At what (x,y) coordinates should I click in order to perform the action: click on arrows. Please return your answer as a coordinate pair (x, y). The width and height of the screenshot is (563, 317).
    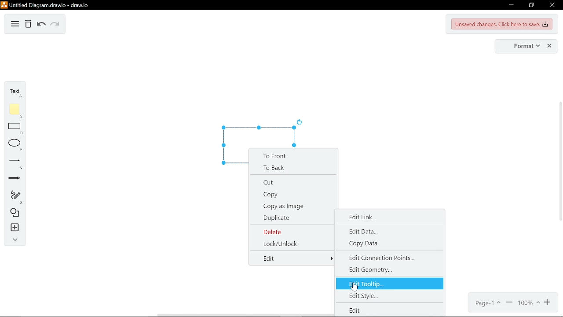
    Looking at the image, I should click on (15, 179).